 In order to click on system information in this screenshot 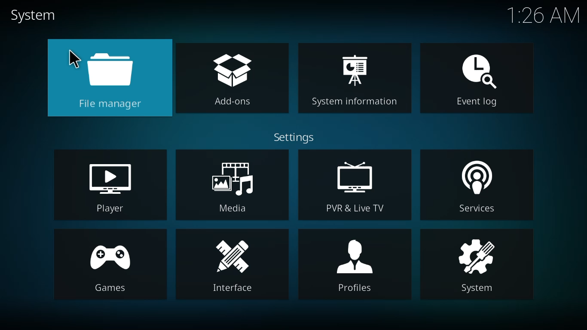, I will do `click(354, 80)`.